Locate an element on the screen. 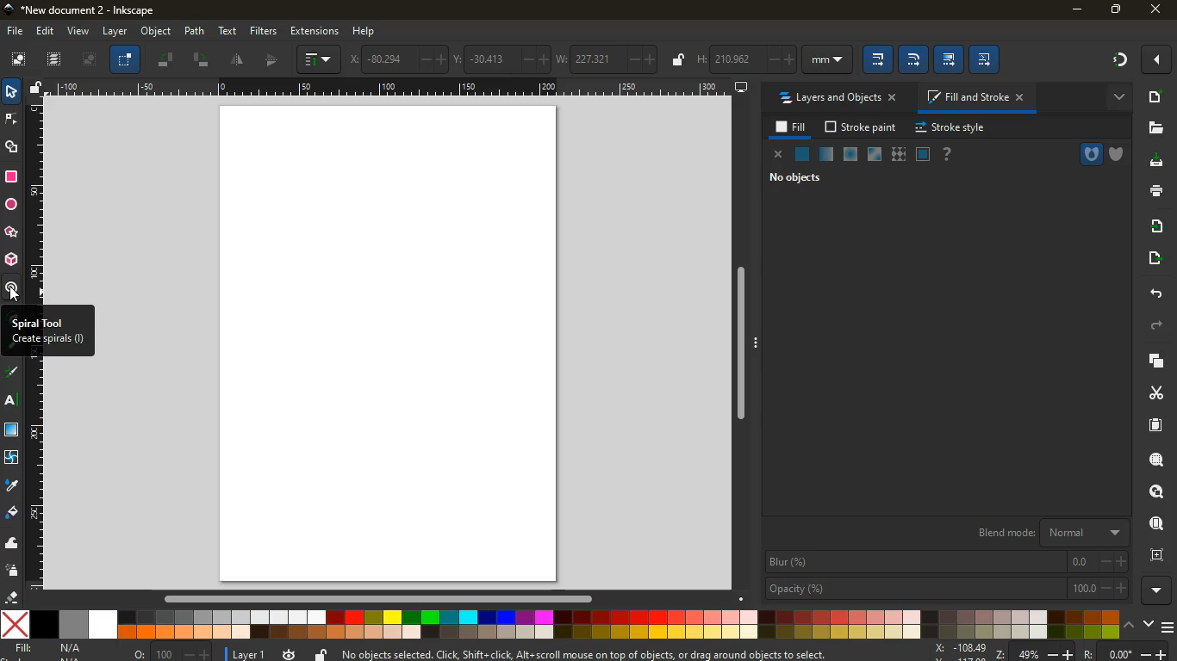 The width and height of the screenshot is (1177, 661). description is located at coordinates (44, 332).